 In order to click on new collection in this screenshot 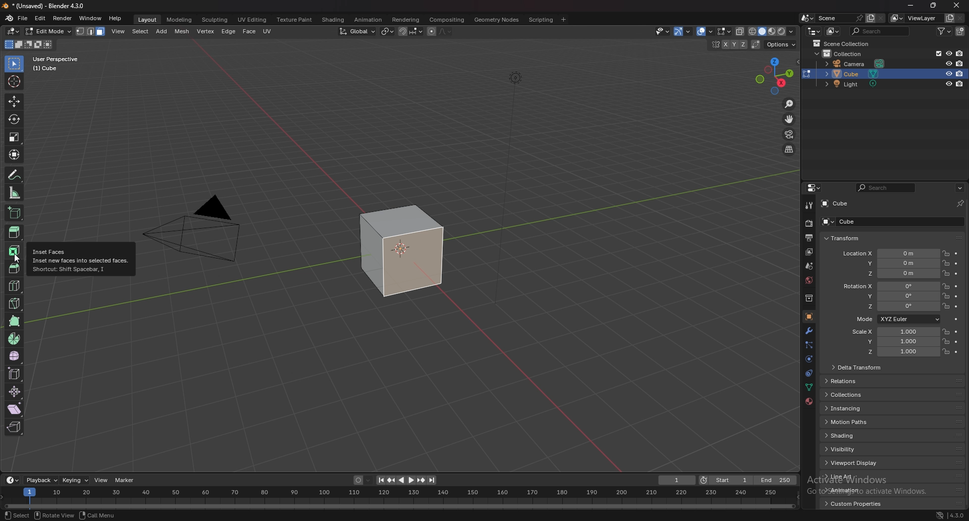, I will do `click(960, 32)`.